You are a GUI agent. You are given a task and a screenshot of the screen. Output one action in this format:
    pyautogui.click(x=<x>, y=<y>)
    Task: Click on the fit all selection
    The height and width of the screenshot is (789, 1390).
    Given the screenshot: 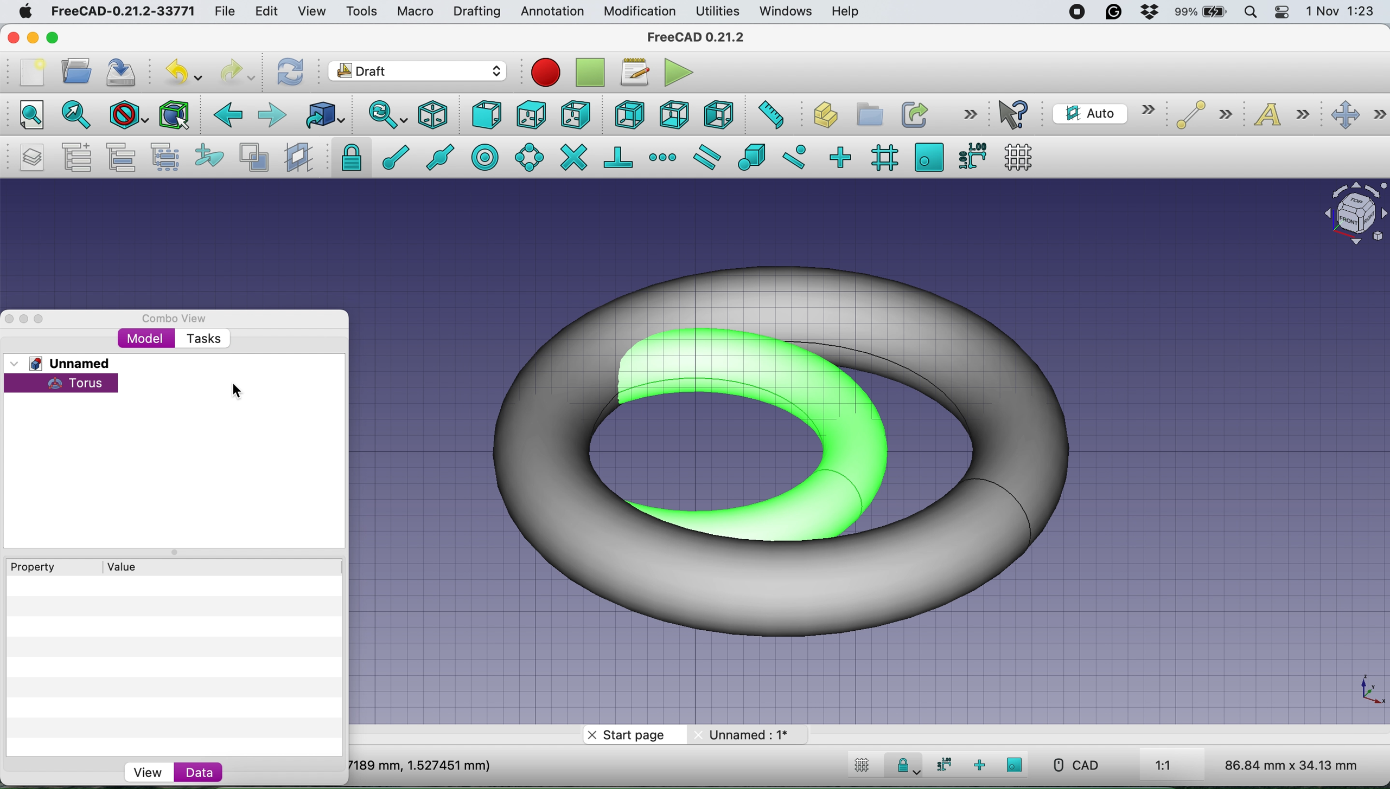 What is the action you would take?
    pyautogui.click(x=73, y=116)
    